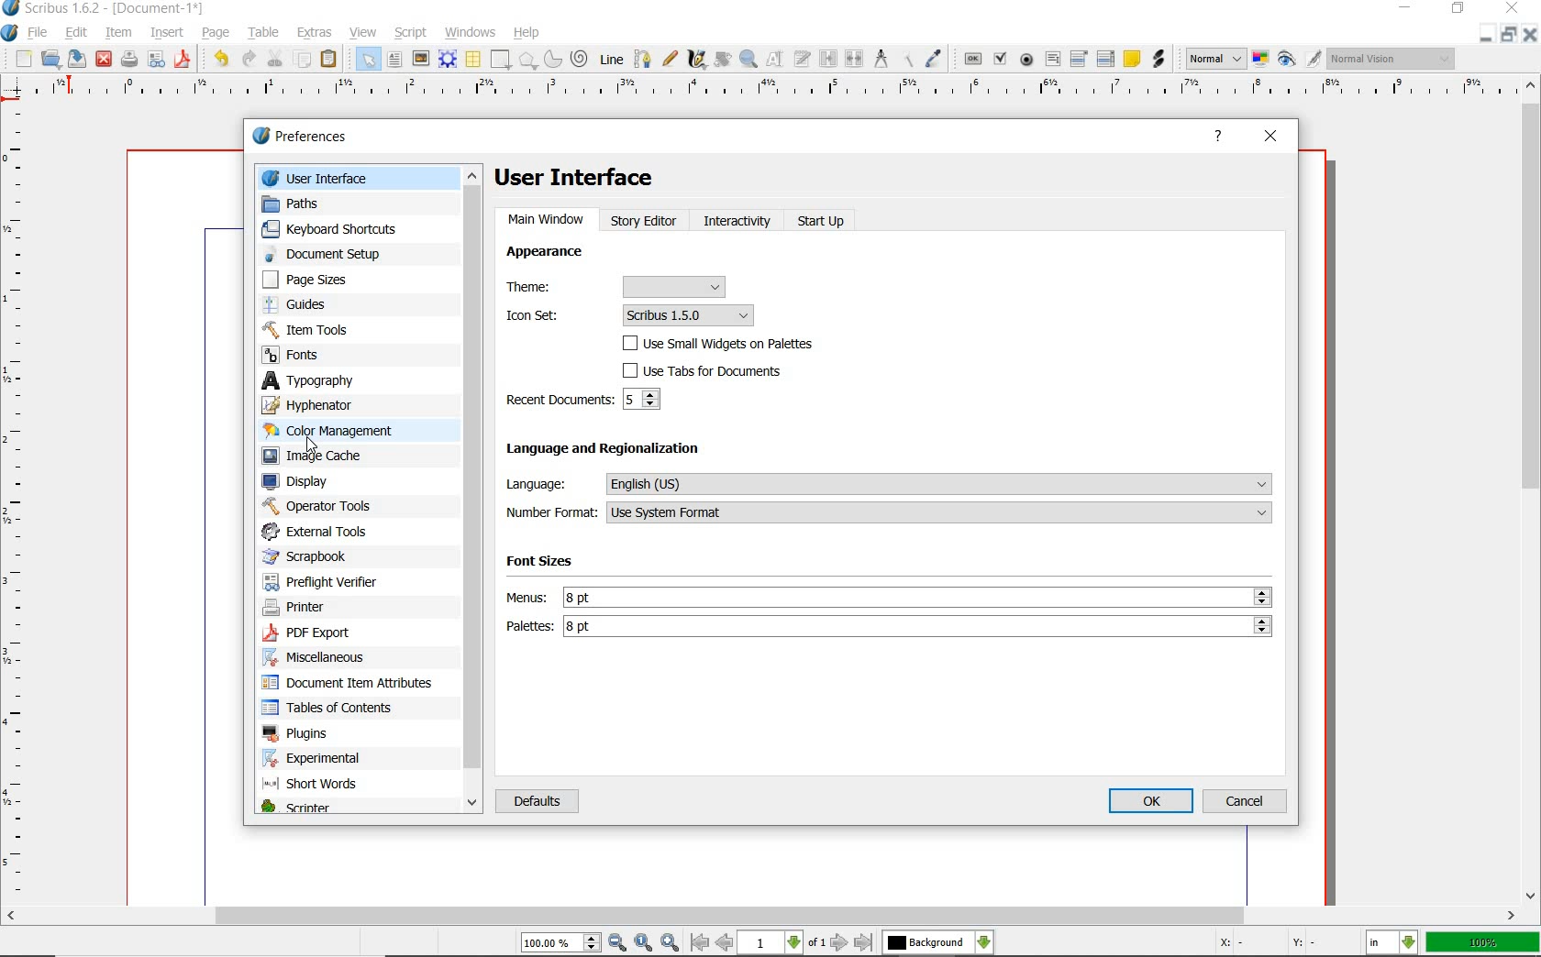  What do you see at coordinates (1159, 60) in the screenshot?
I see `link annotation` at bounding box center [1159, 60].